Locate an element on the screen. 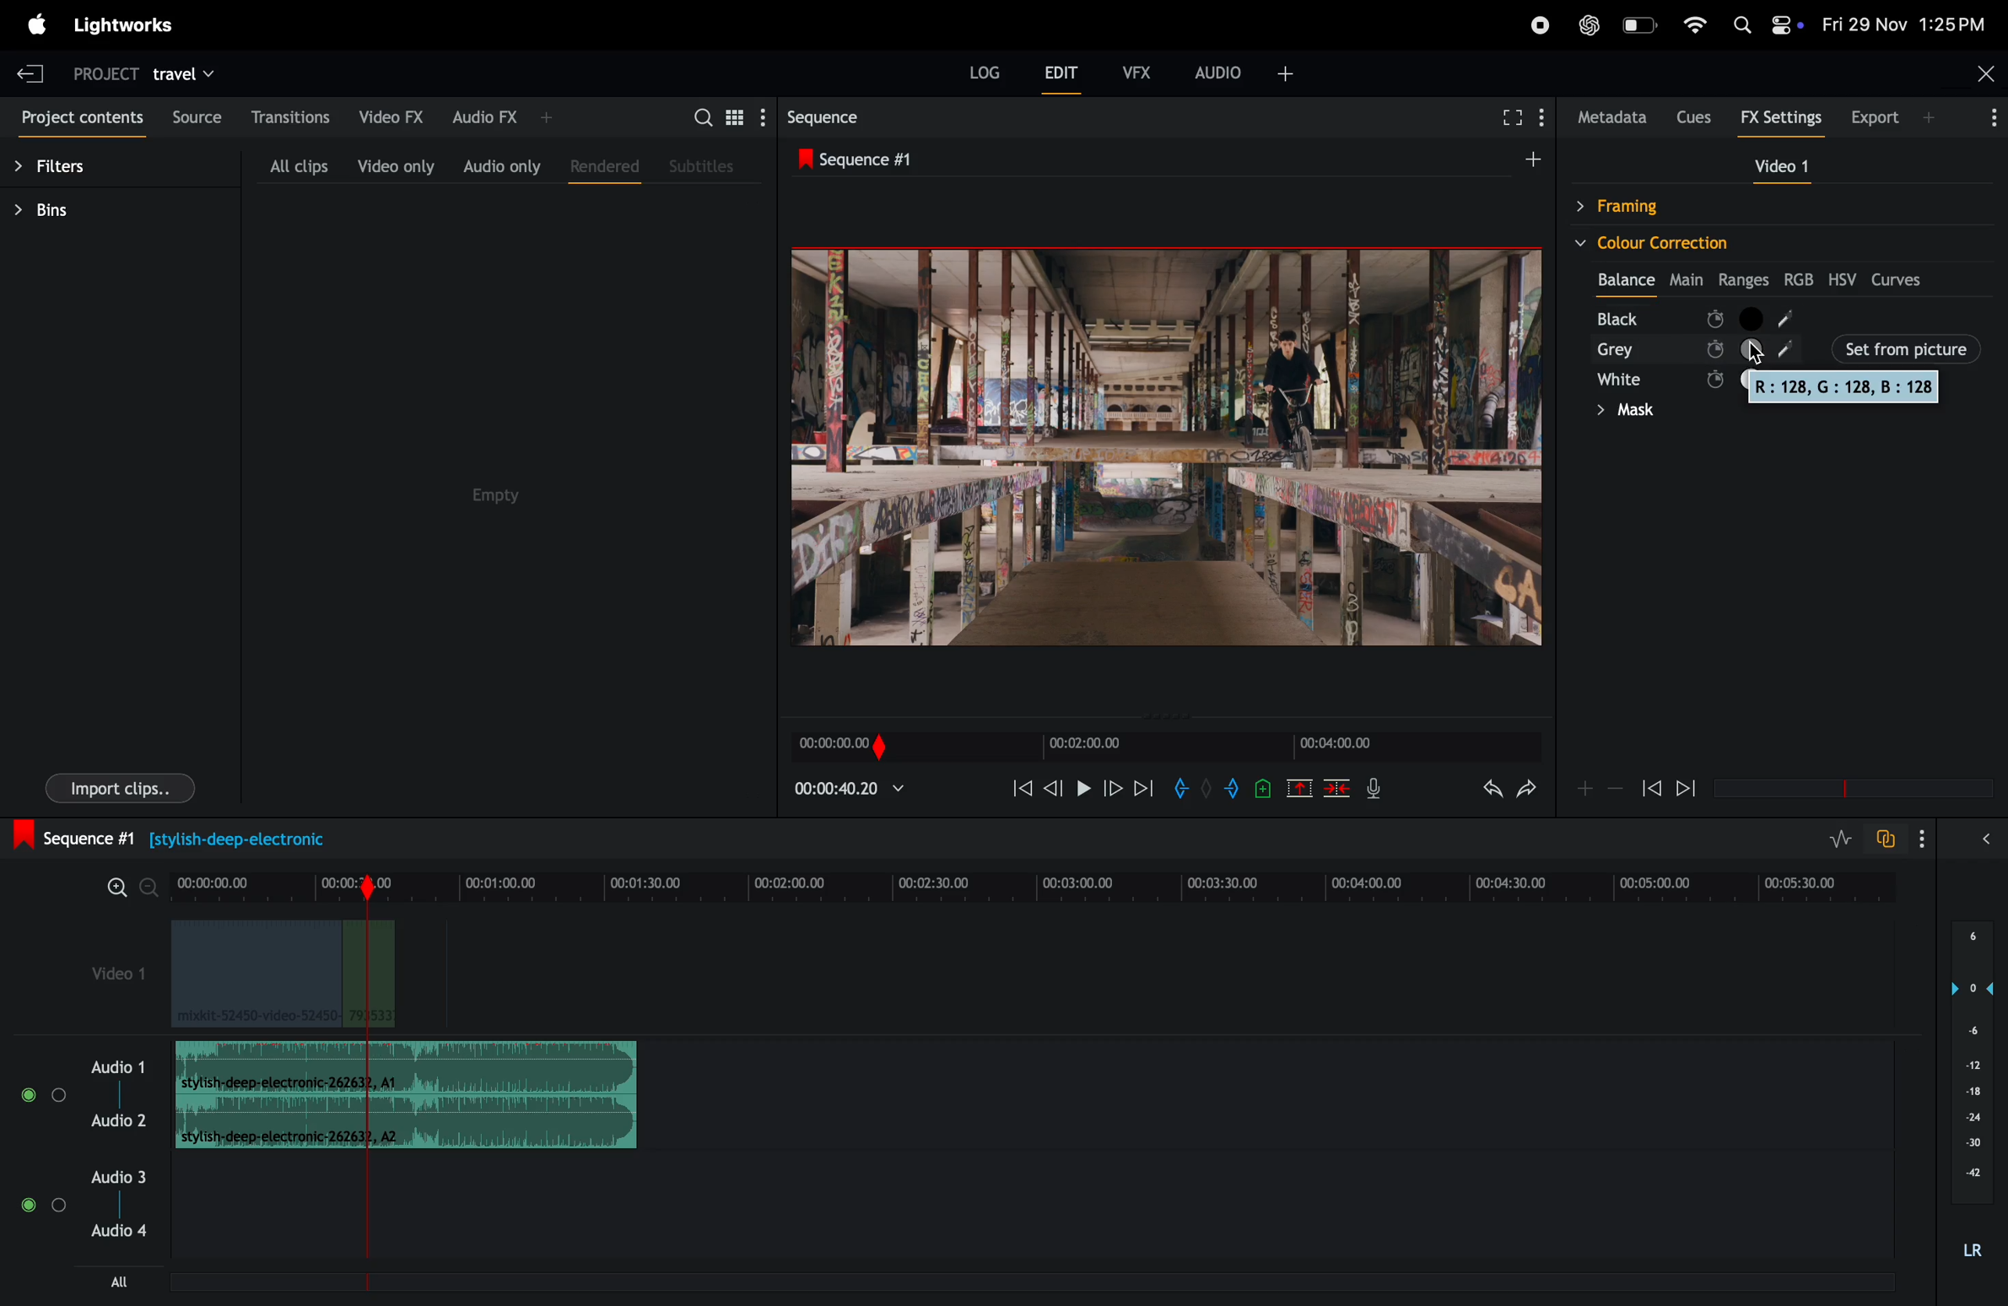  rgb is located at coordinates (1801, 279).